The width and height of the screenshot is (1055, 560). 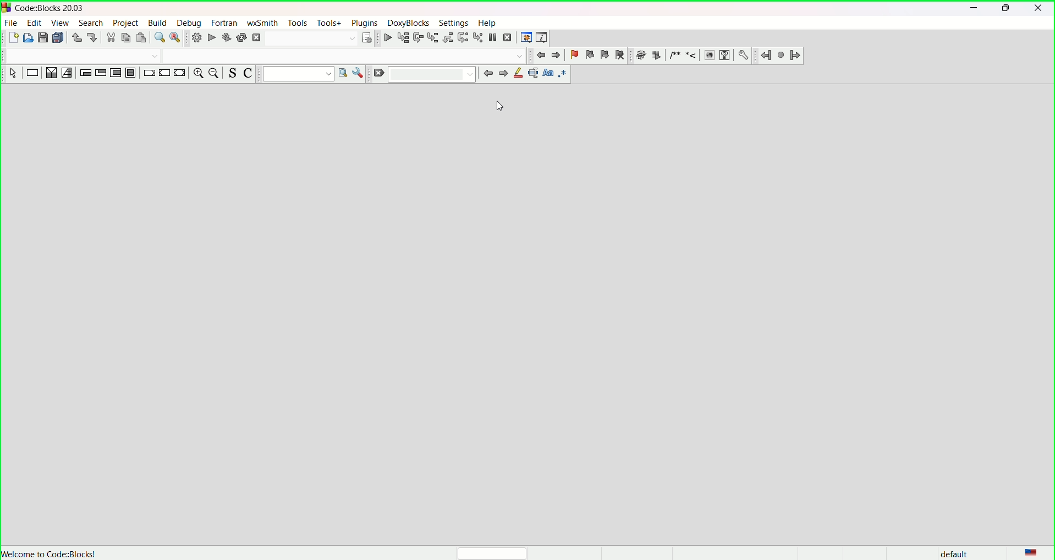 I want to click on highlight, so click(x=519, y=74).